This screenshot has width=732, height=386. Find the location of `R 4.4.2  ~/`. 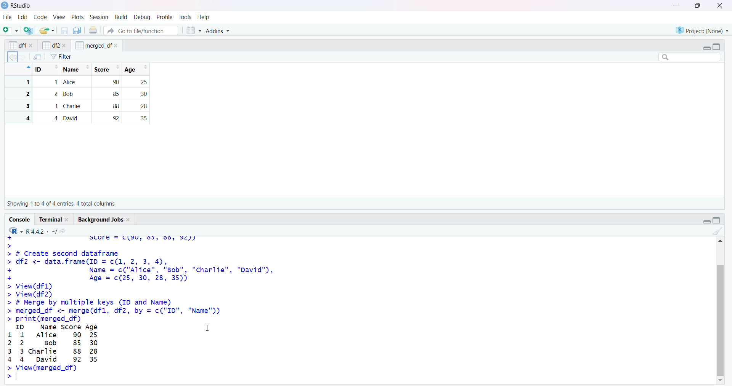

R 4.4.2  ~/ is located at coordinates (41, 231).